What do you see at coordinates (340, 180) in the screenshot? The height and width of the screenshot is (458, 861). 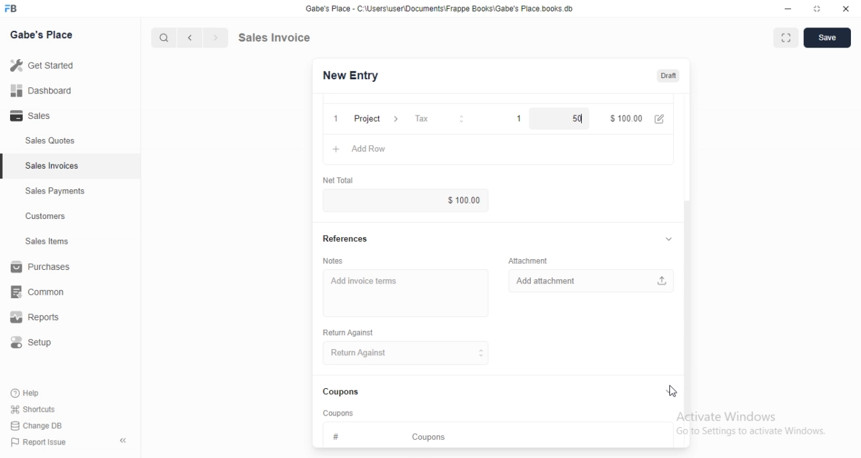 I see `‘Net Total` at bounding box center [340, 180].